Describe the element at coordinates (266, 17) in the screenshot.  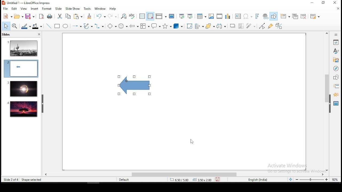
I see `hyperlink` at that location.